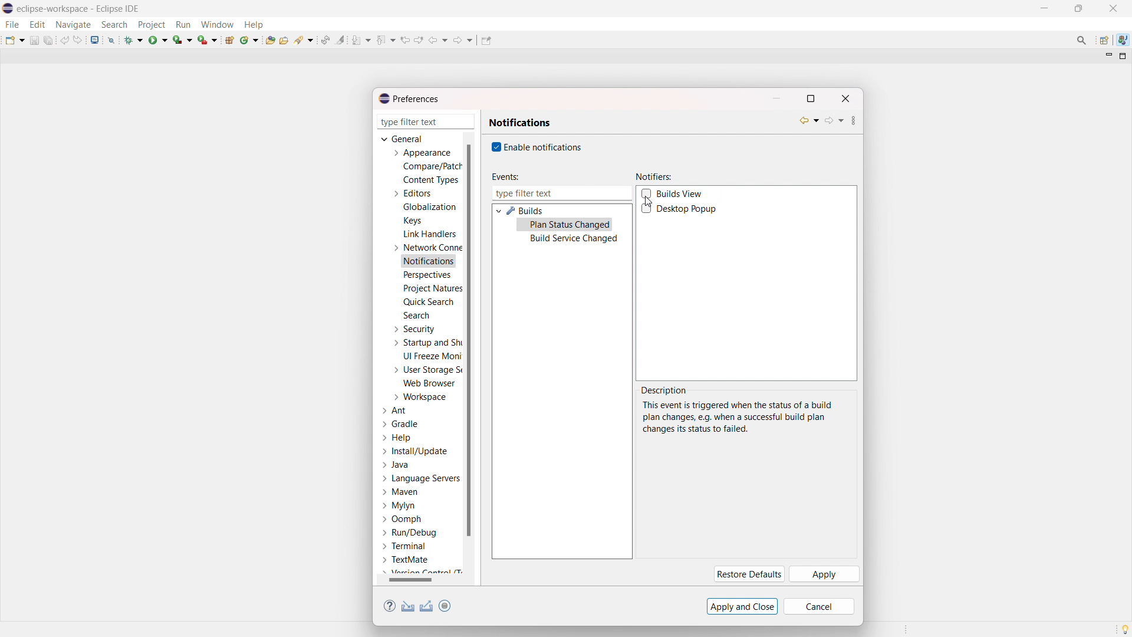  What do you see at coordinates (419, 580) in the screenshot?
I see `scrollbar` at bounding box center [419, 580].